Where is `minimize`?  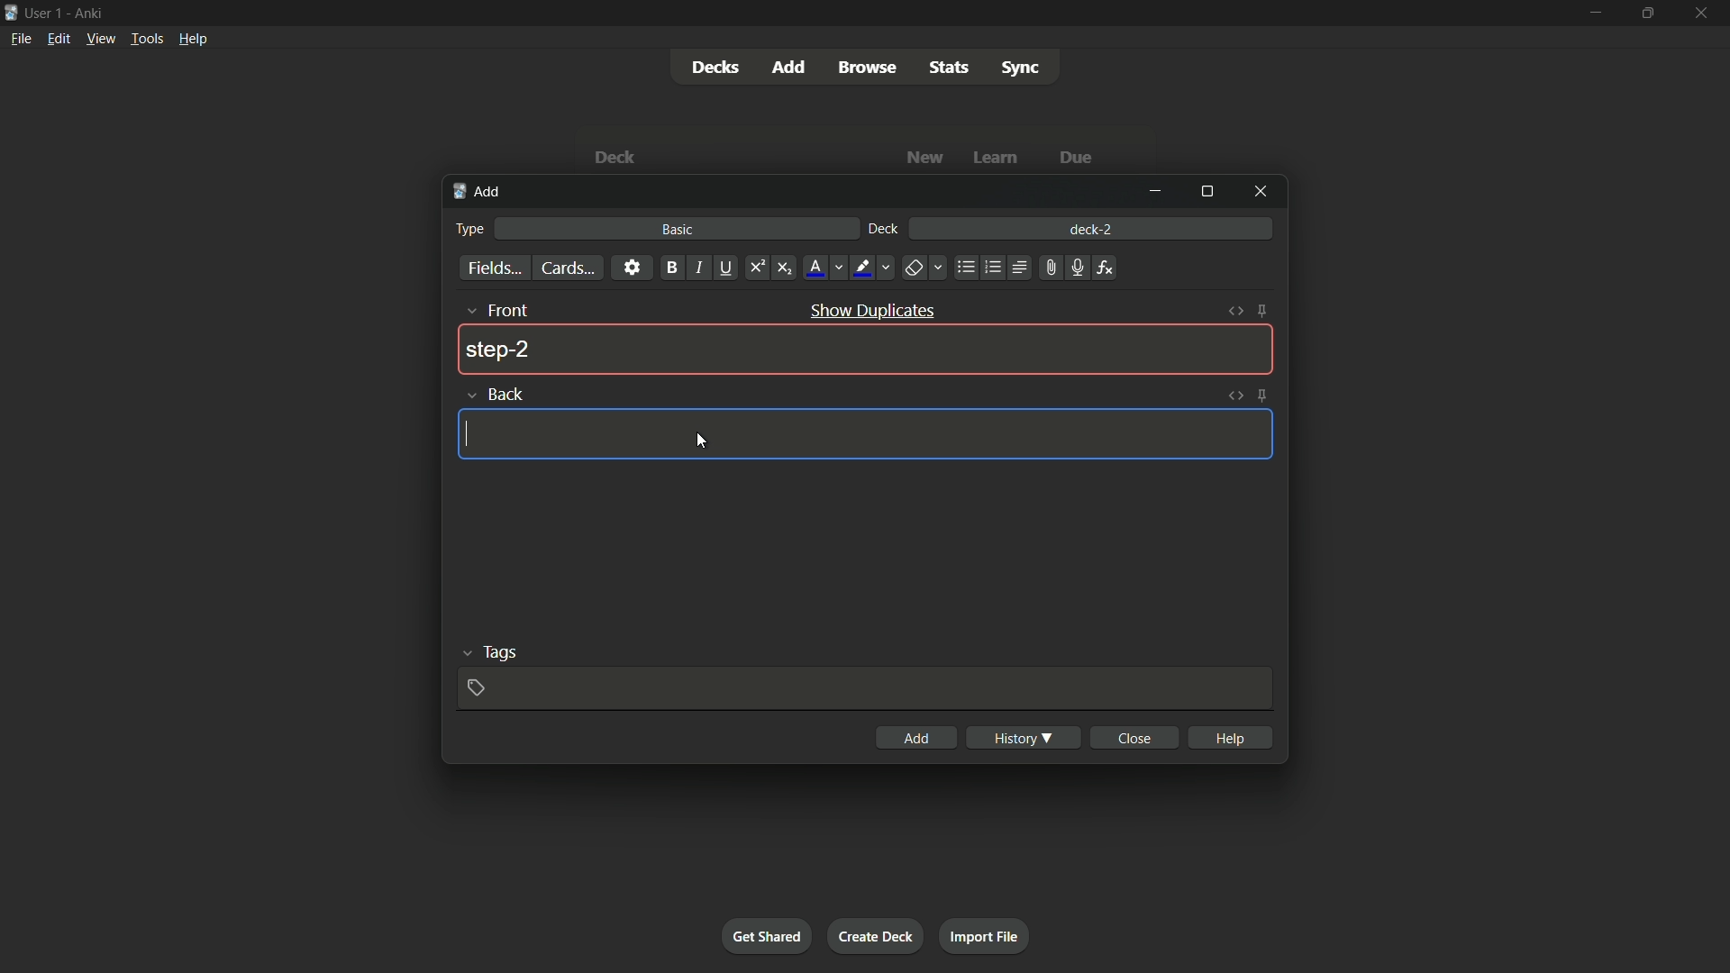
minimize is located at coordinates (1160, 193).